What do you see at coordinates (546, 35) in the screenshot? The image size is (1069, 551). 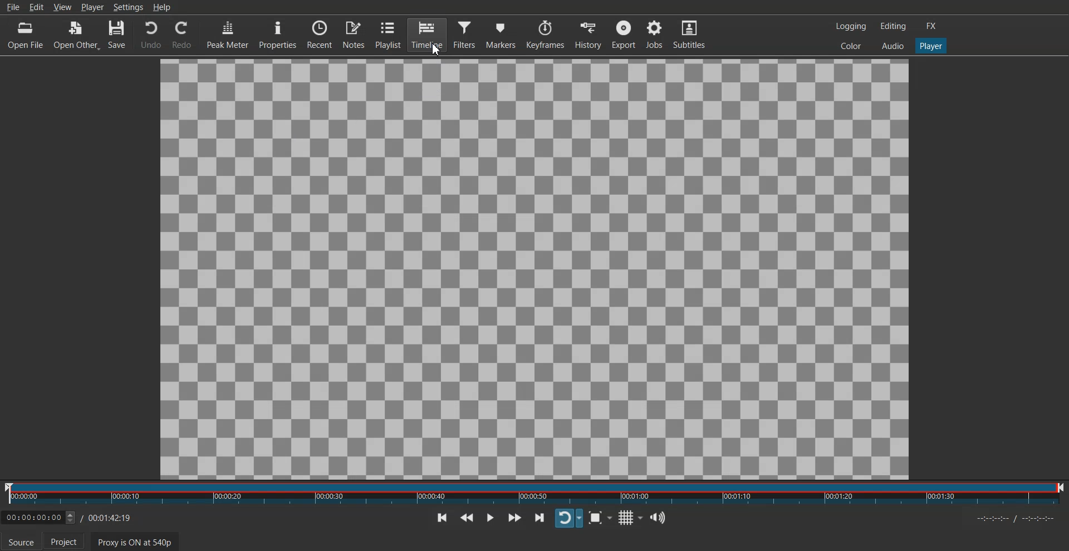 I see `Keyframes` at bounding box center [546, 35].